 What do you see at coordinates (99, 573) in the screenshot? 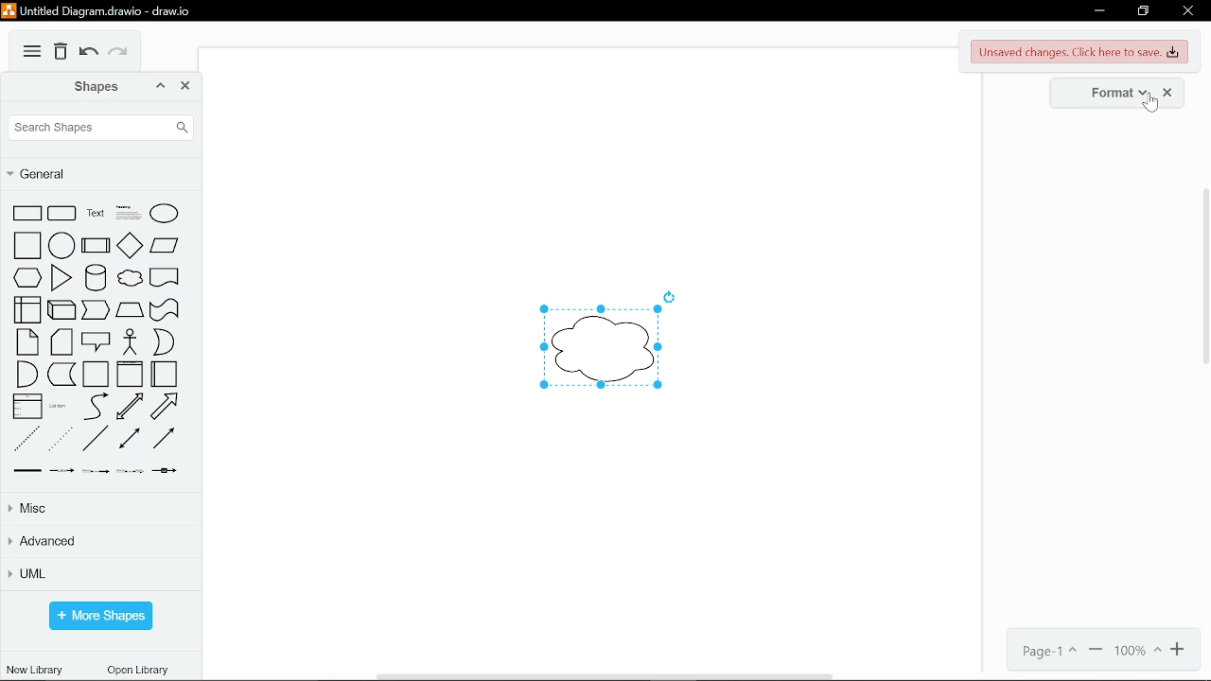
I see `UML` at bounding box center [99, 573].